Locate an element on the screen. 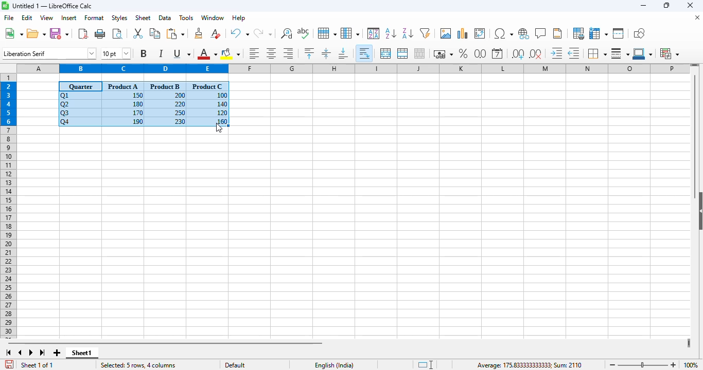  insert or edit pivot table is located at coordinates (480, 33).